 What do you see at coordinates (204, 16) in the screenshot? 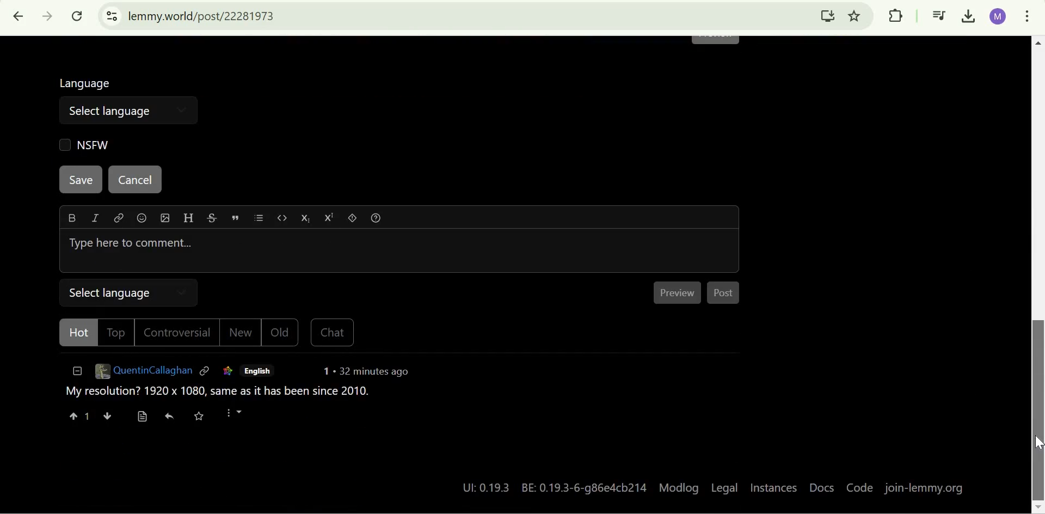
I see `lemmy.world/post/22281973` at bounding box center [204, 16].